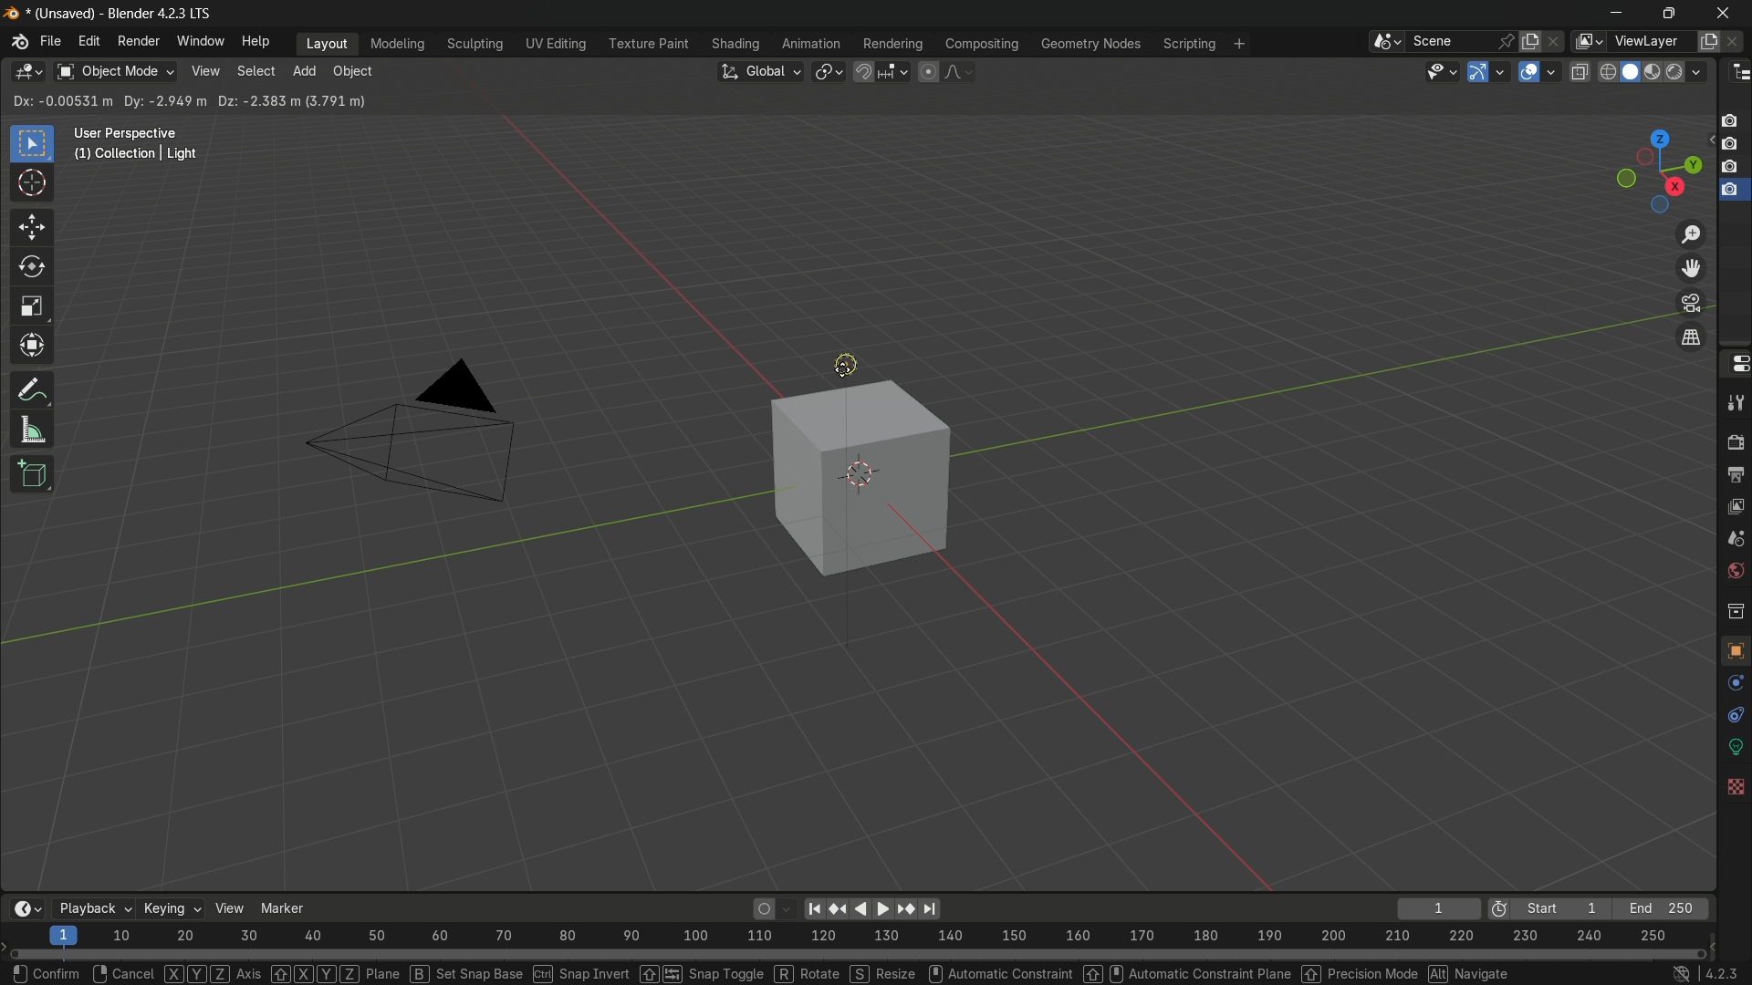 The image size is (1752, 985). What do you see at coordinates (1673, 100) in the screenshot?
I see `options` at bounding box center [1673, 100].